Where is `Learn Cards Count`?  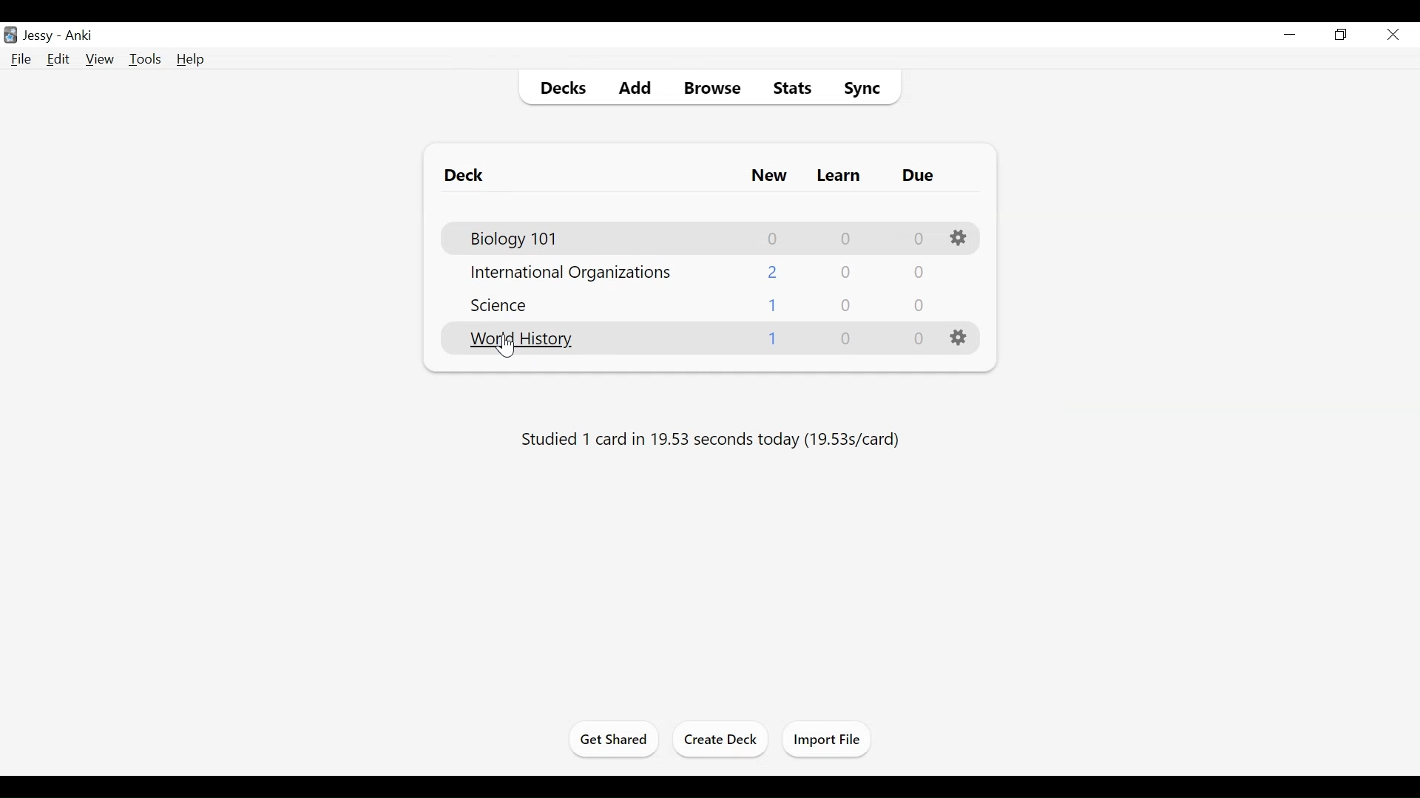
Learn Cards Count is located at coordinates (844, 304).